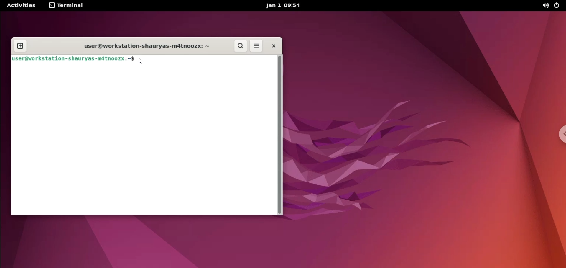 This screenshot has width=566, height=268. I want to click on chrome options, so click(560, 134).